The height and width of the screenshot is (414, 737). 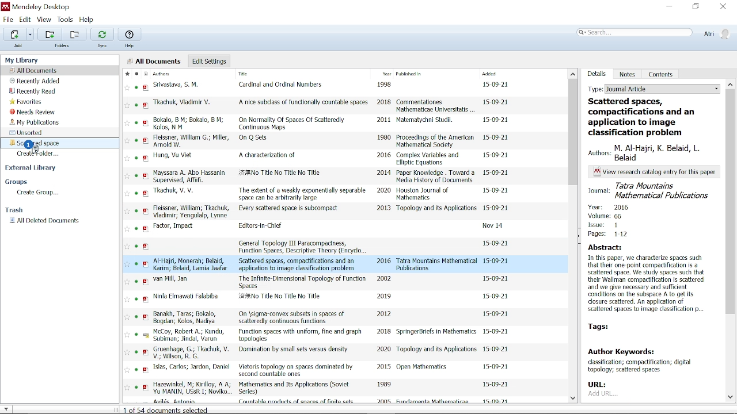 What do you see at coordinates (33, 145) in the screenshot?
I see `cursor` at bounding box center [33, 145].